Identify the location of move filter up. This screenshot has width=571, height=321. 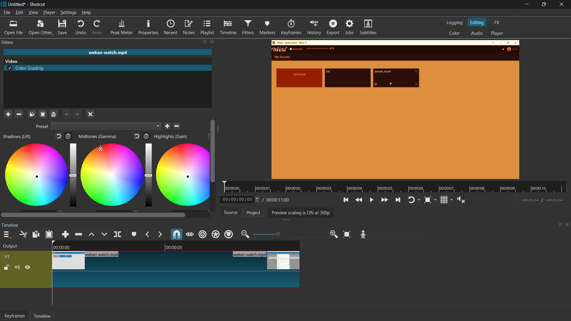
(66, 114).